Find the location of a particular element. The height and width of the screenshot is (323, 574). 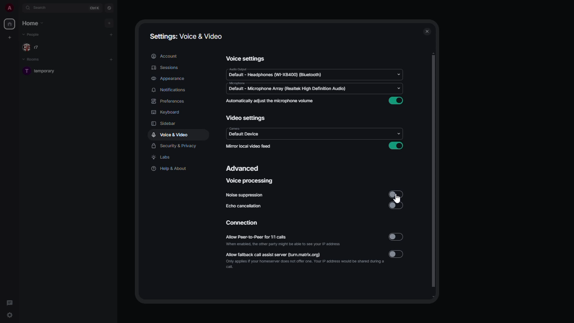

preferences is located at coordinates (168, 101).